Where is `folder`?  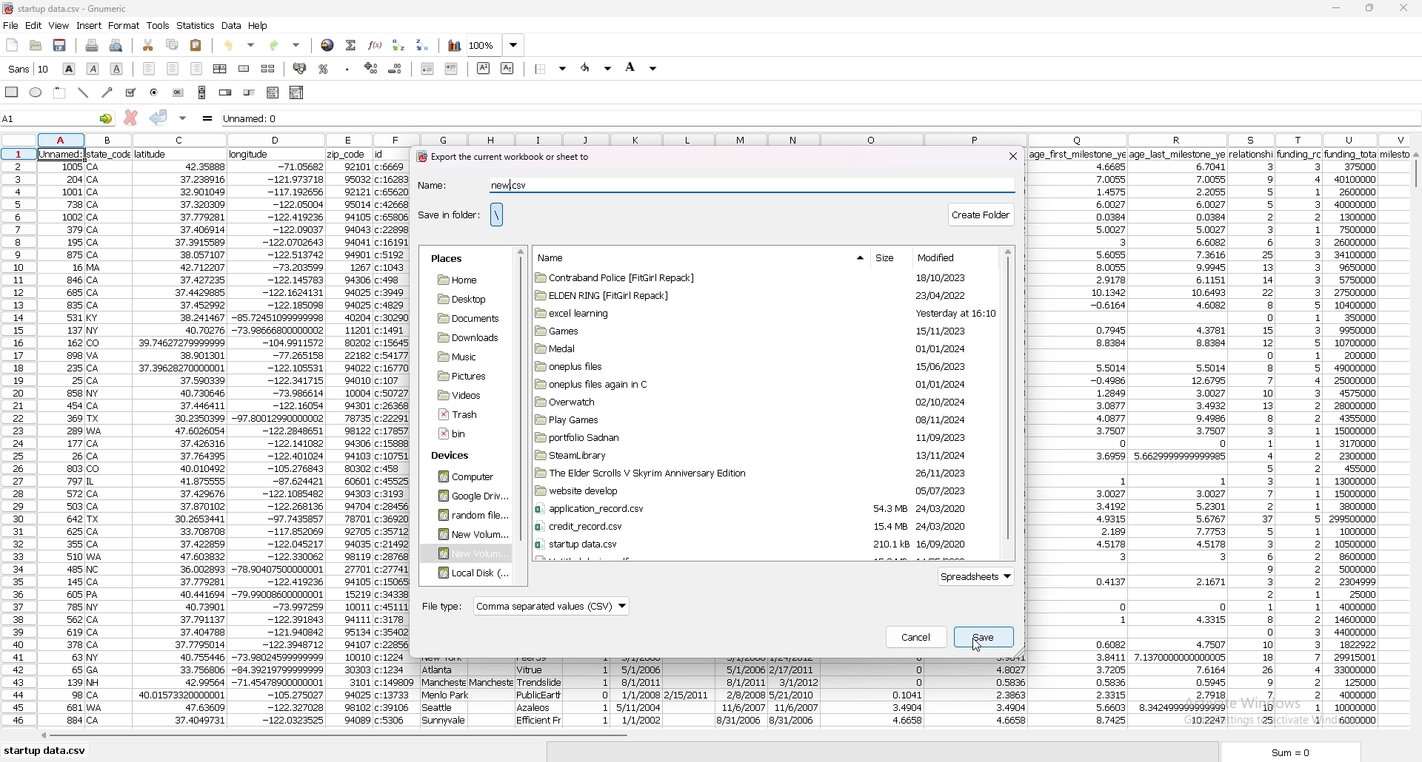
folder is located at coordinates (464, 280).